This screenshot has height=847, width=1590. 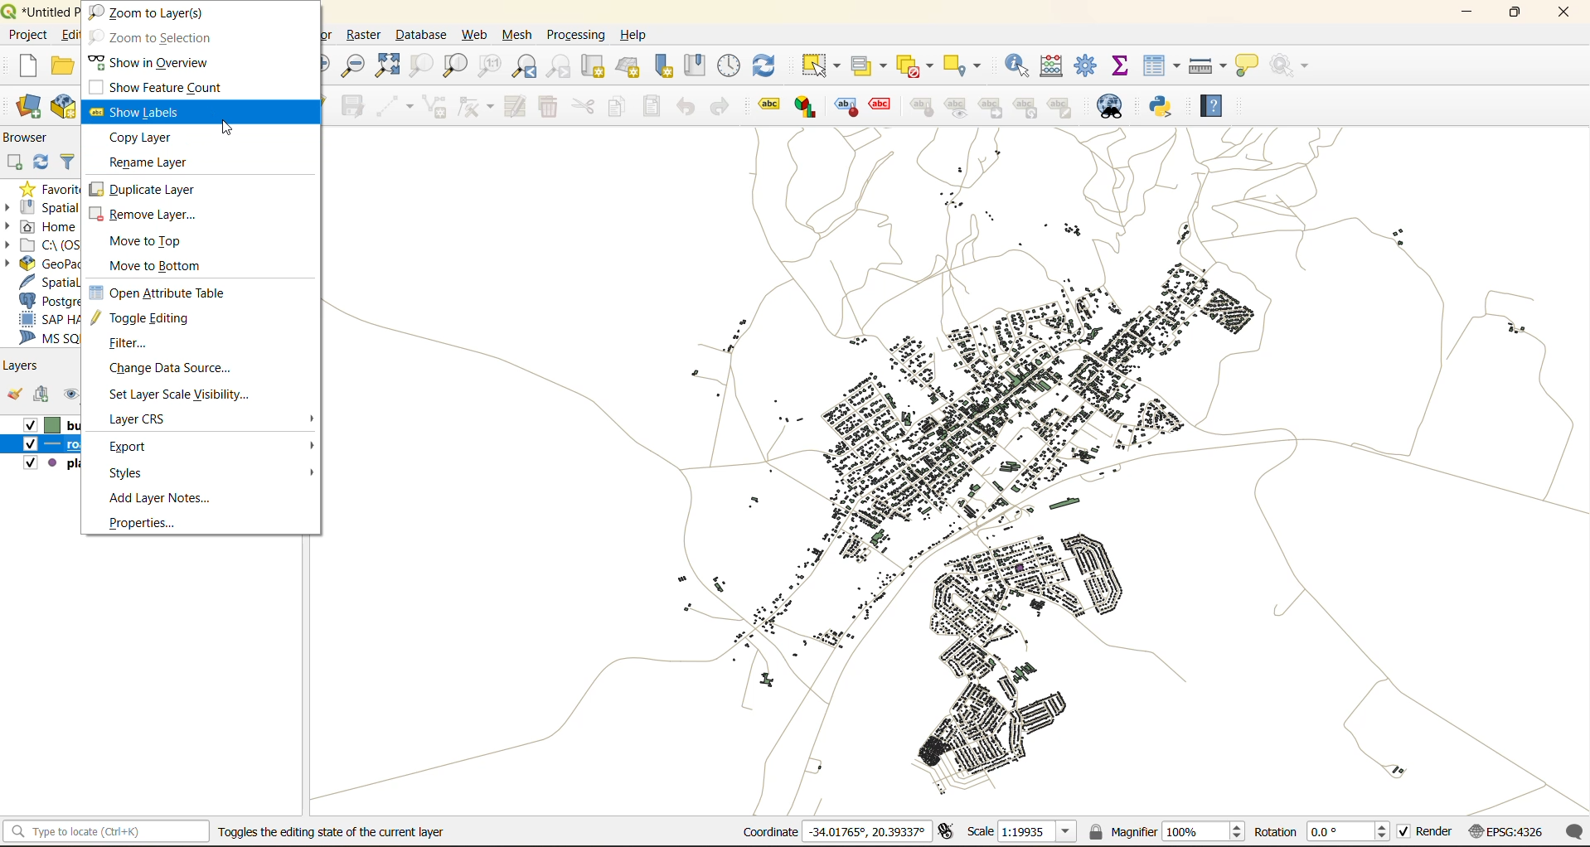 I want to click on toggle the editing state of current layer, so click(x=331, y=831).